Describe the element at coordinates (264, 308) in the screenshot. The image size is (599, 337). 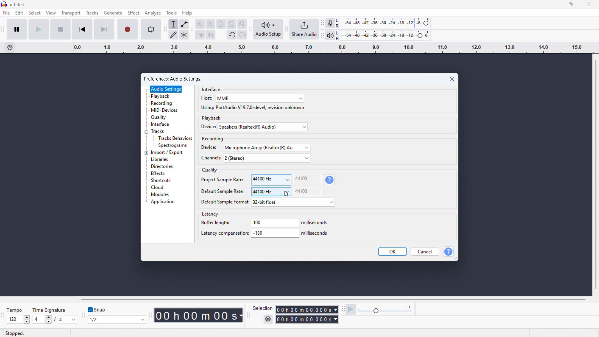
I see `Selection` at that location.